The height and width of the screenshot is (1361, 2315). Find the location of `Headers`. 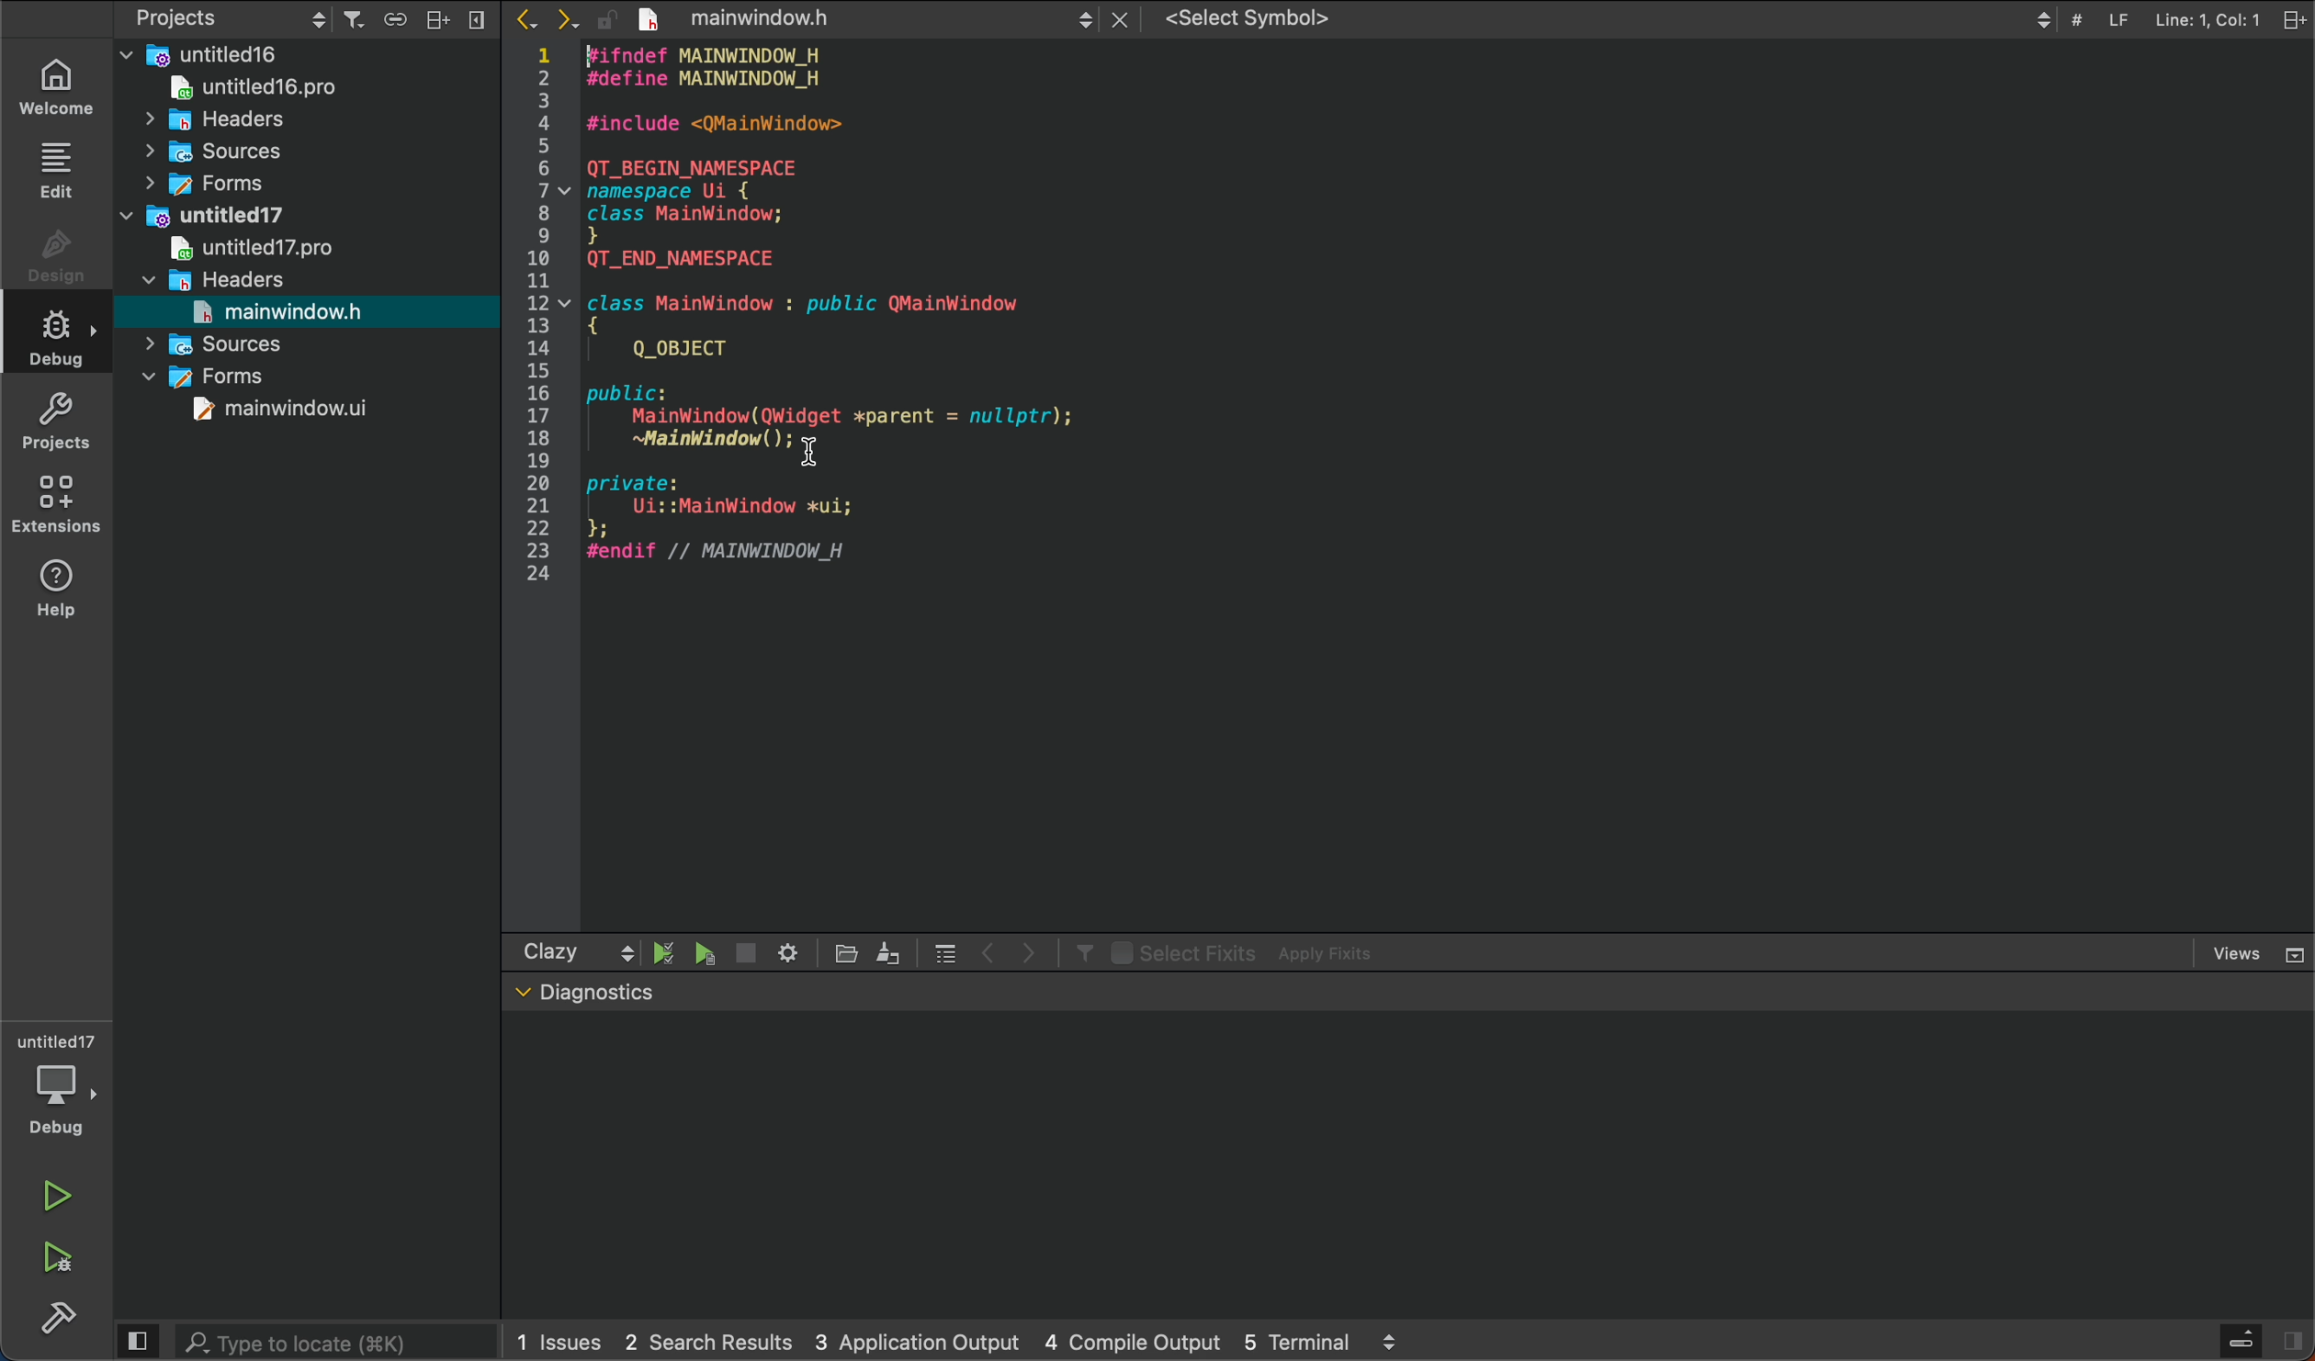

Headers is located at coordinates (201, 117).